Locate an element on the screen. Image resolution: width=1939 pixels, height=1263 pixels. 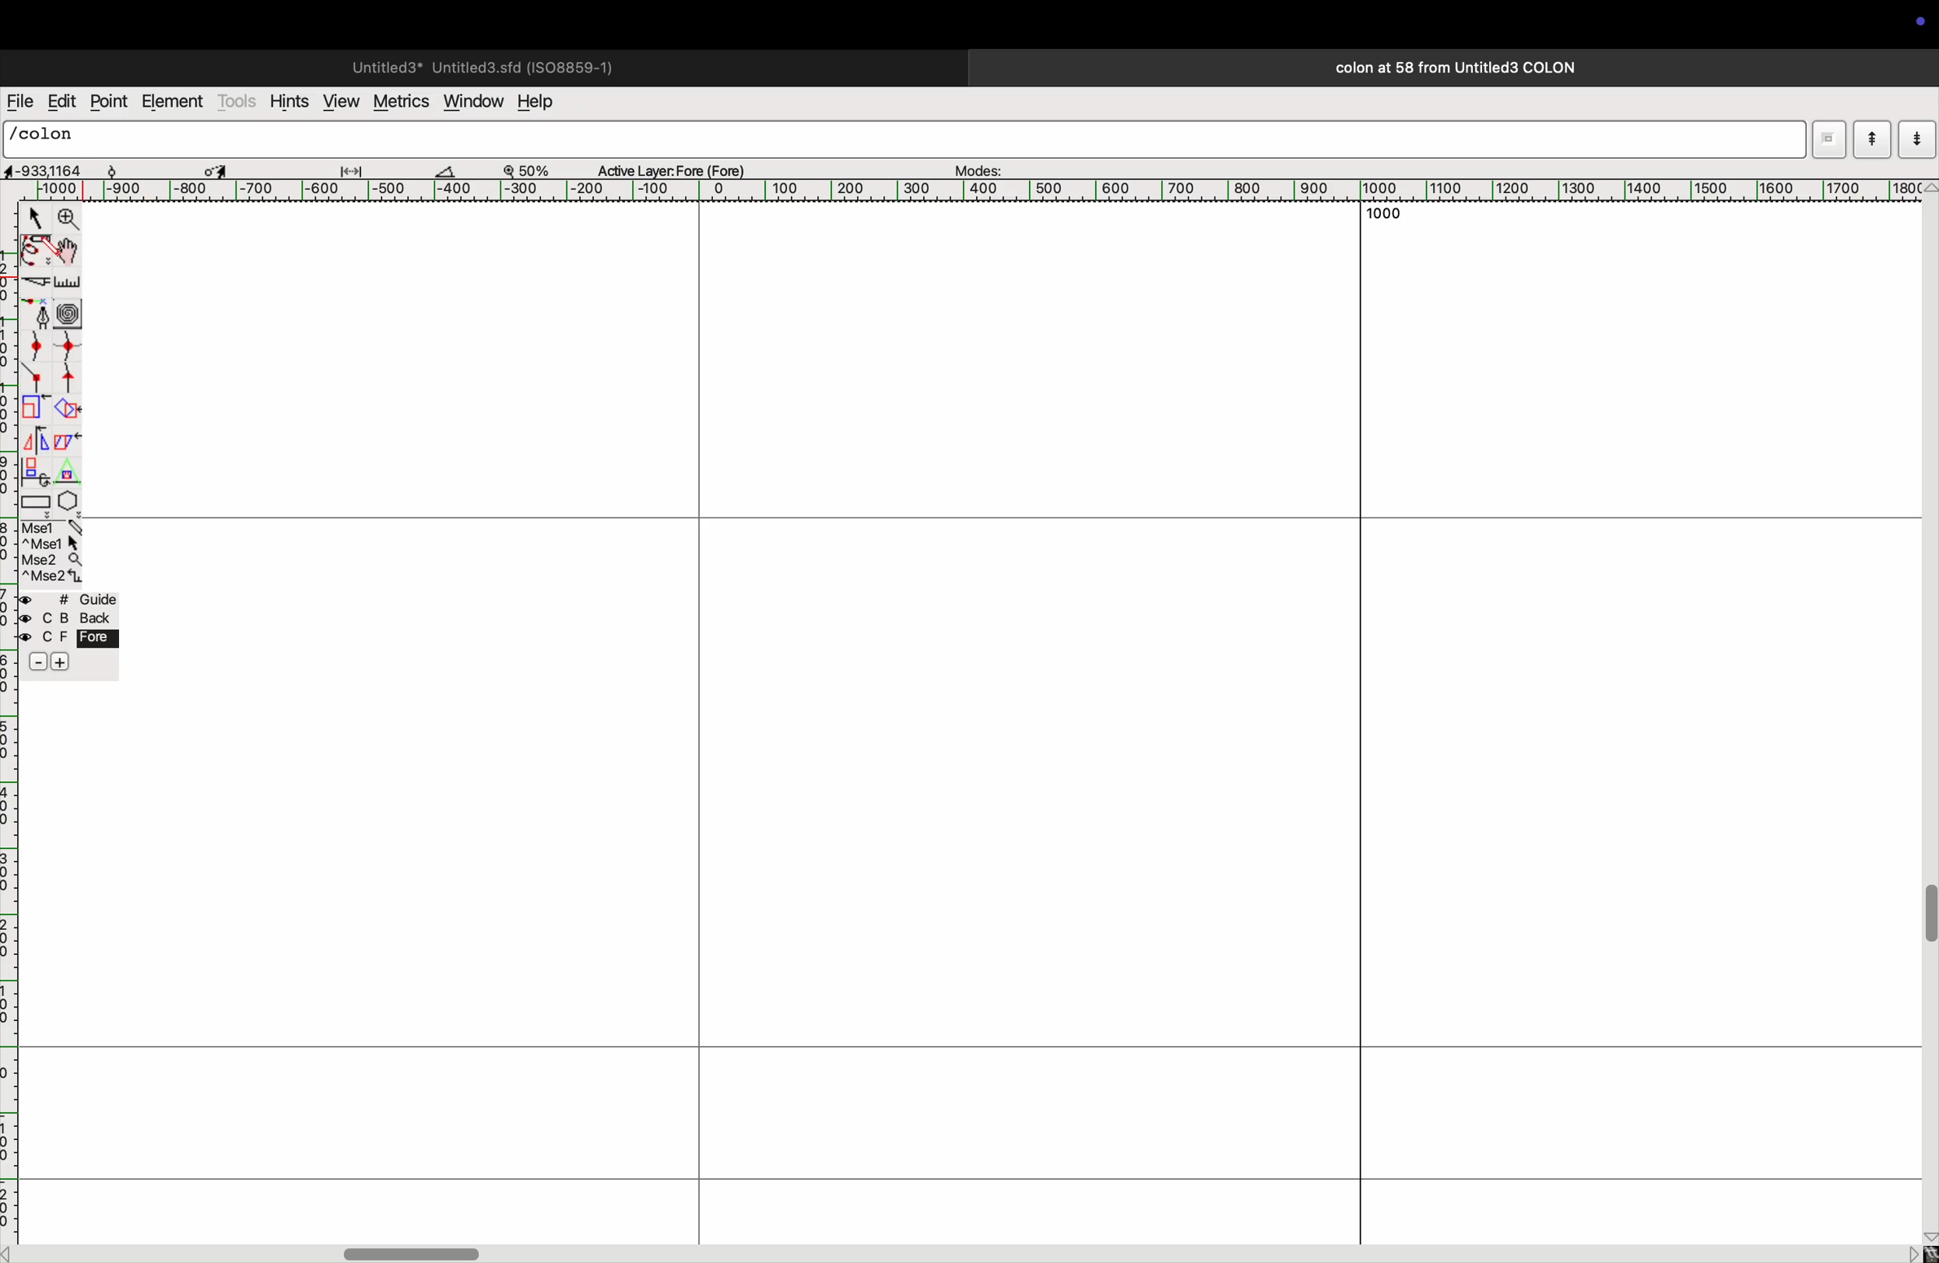
toogle is located at coordinates (1926, 924).